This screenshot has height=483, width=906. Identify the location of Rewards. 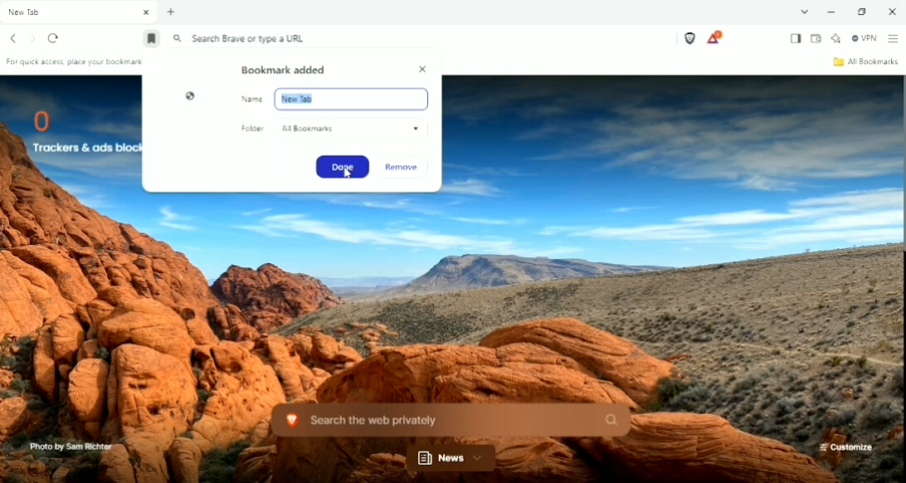
(714, 37).